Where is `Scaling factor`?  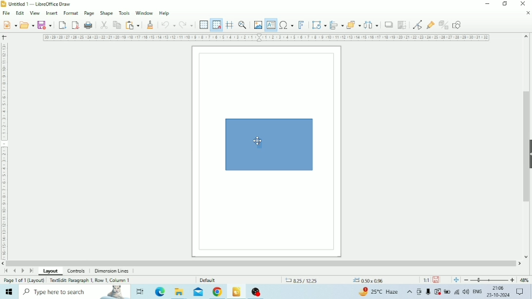
Scaling factor is located at coordinates (425, 280).